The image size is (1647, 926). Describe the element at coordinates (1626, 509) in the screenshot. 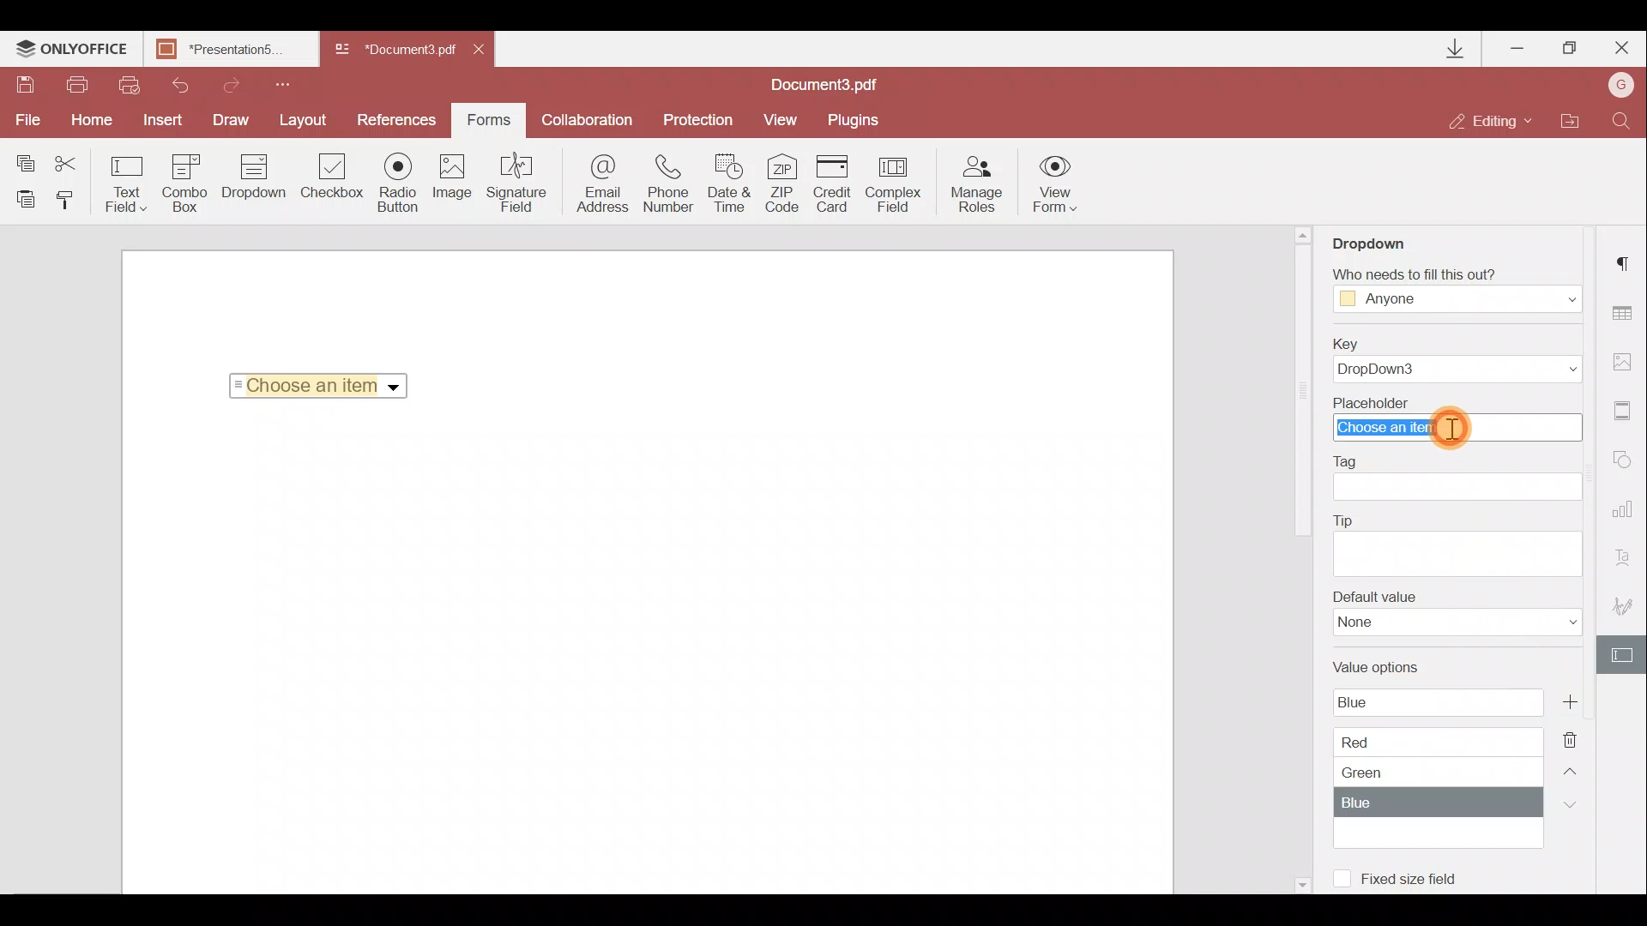

I see `Chart settings` at that location.